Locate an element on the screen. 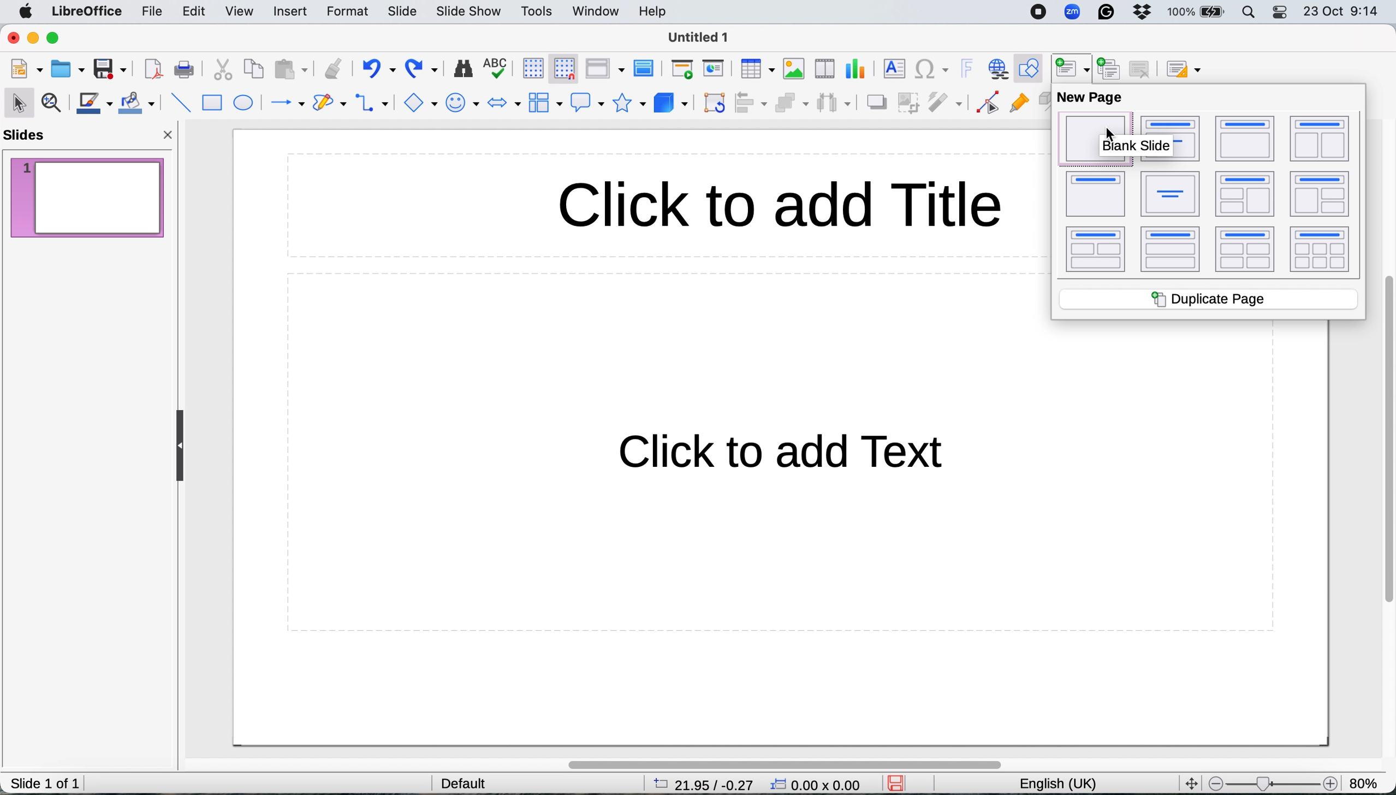 This screenshot has height=795, width=1396. start from first slide is located at coordinates (682, 69).